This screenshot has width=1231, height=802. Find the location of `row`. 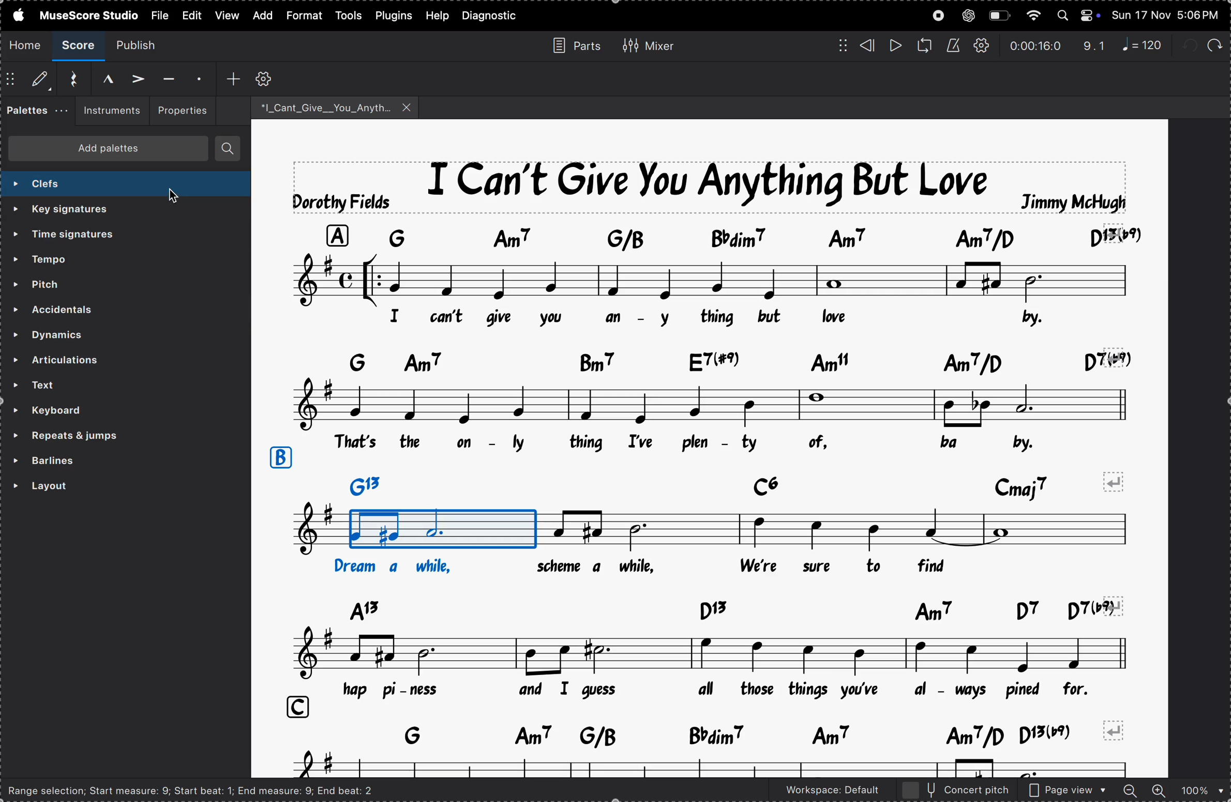

row is located at coordinates (279, 458).